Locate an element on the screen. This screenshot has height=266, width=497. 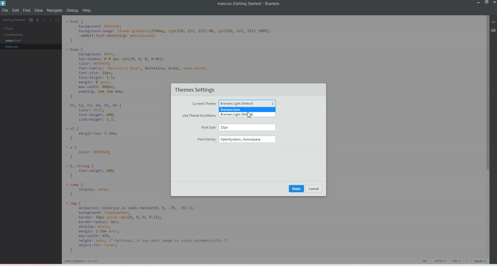
Debug is located at coordinates (72, 11).